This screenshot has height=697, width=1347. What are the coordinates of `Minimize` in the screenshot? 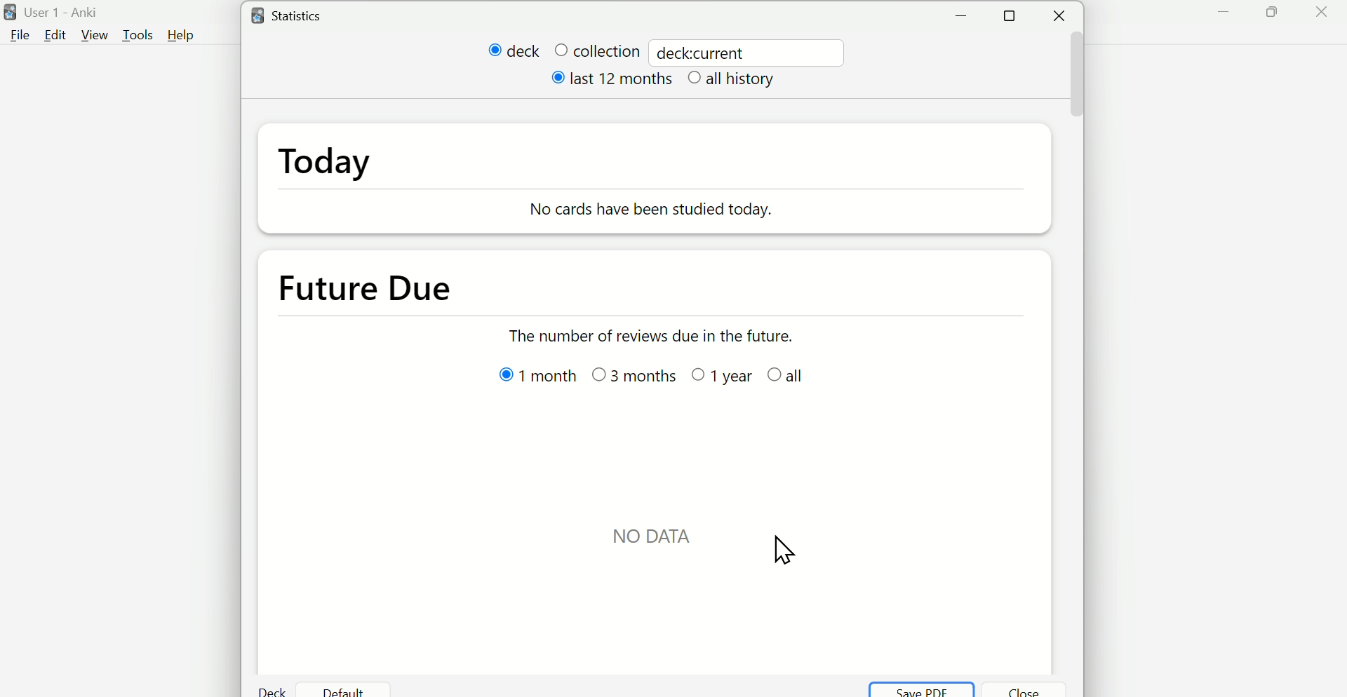 It's located at (1228, 16).